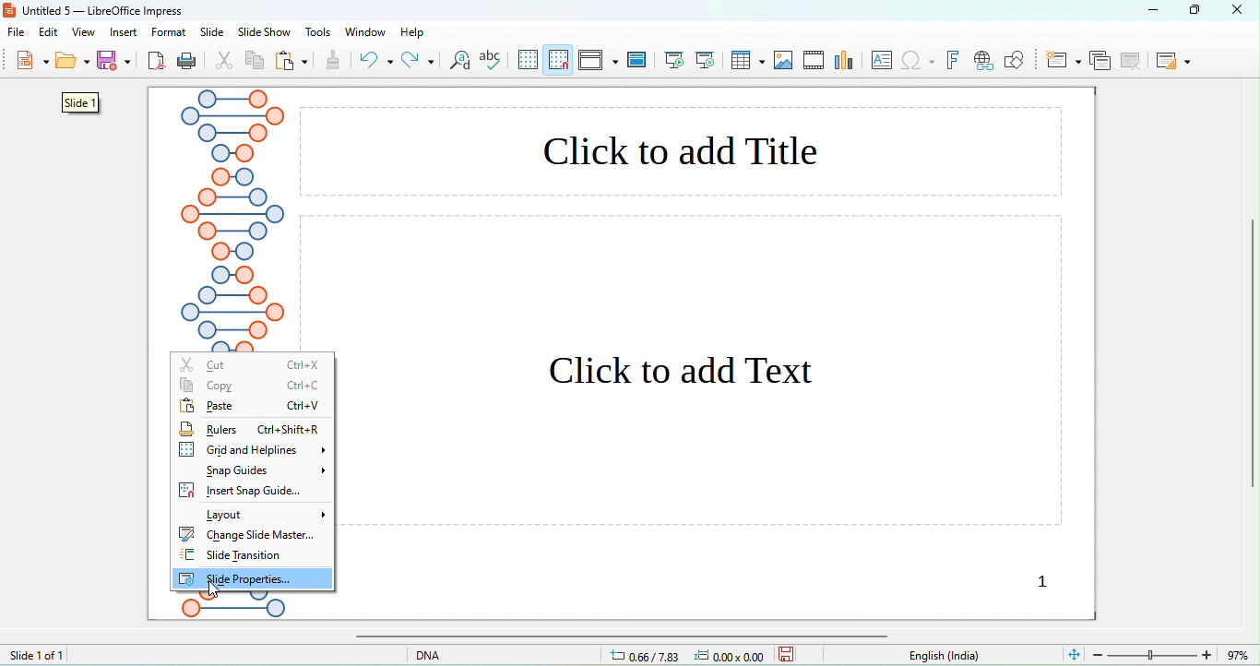 The width and height of the screenshot is (1260, 666). I want to click on DNA theme, so click(232, 220).